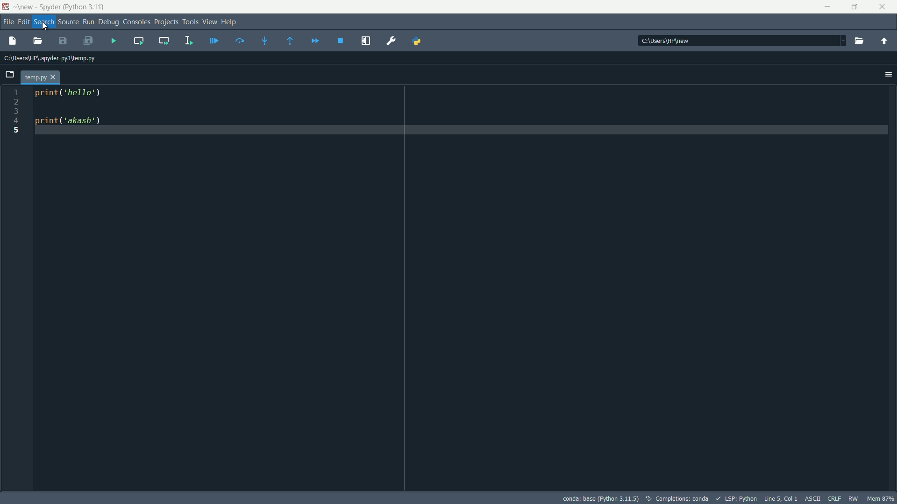  Describe the element at coordinates (16, 289) in the screenshot. I see `line numbers` at that location.